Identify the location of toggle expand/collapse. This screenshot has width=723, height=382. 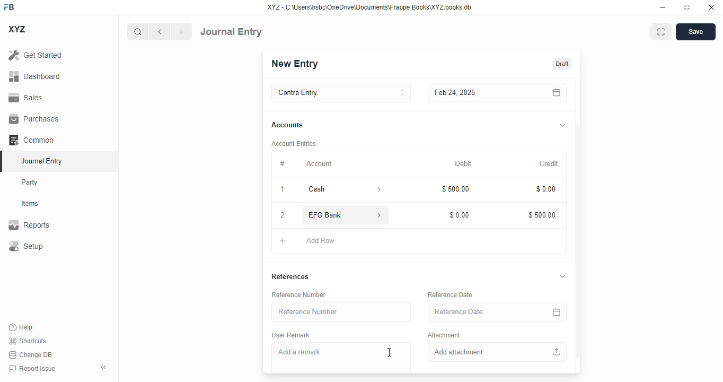
(563, 277).